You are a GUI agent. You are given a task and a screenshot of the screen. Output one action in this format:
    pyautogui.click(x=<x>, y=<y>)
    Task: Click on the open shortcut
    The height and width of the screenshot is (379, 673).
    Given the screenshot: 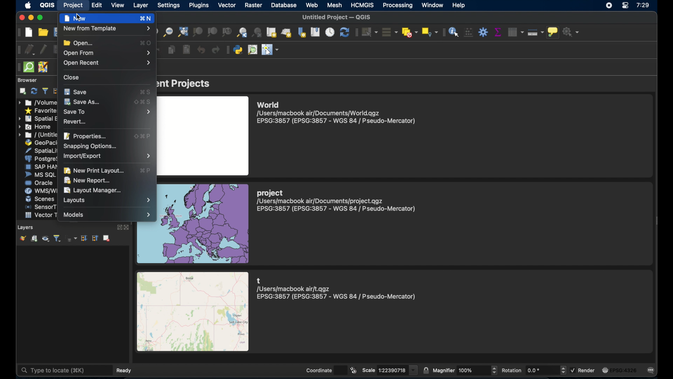 What is the action you would take?
    pyautogui.click(x=145, y=42)
    